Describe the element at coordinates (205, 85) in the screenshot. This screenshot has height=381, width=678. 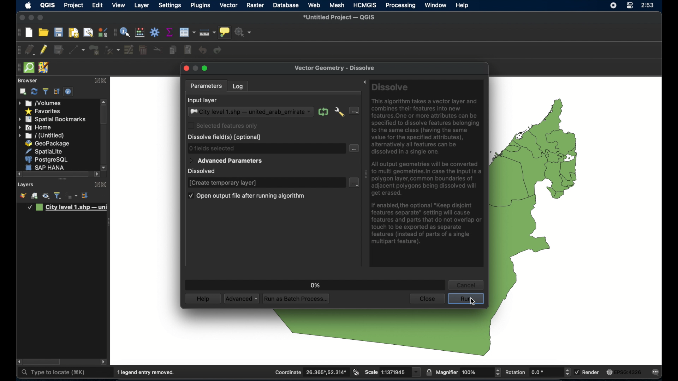
I see `parameters` at that location.